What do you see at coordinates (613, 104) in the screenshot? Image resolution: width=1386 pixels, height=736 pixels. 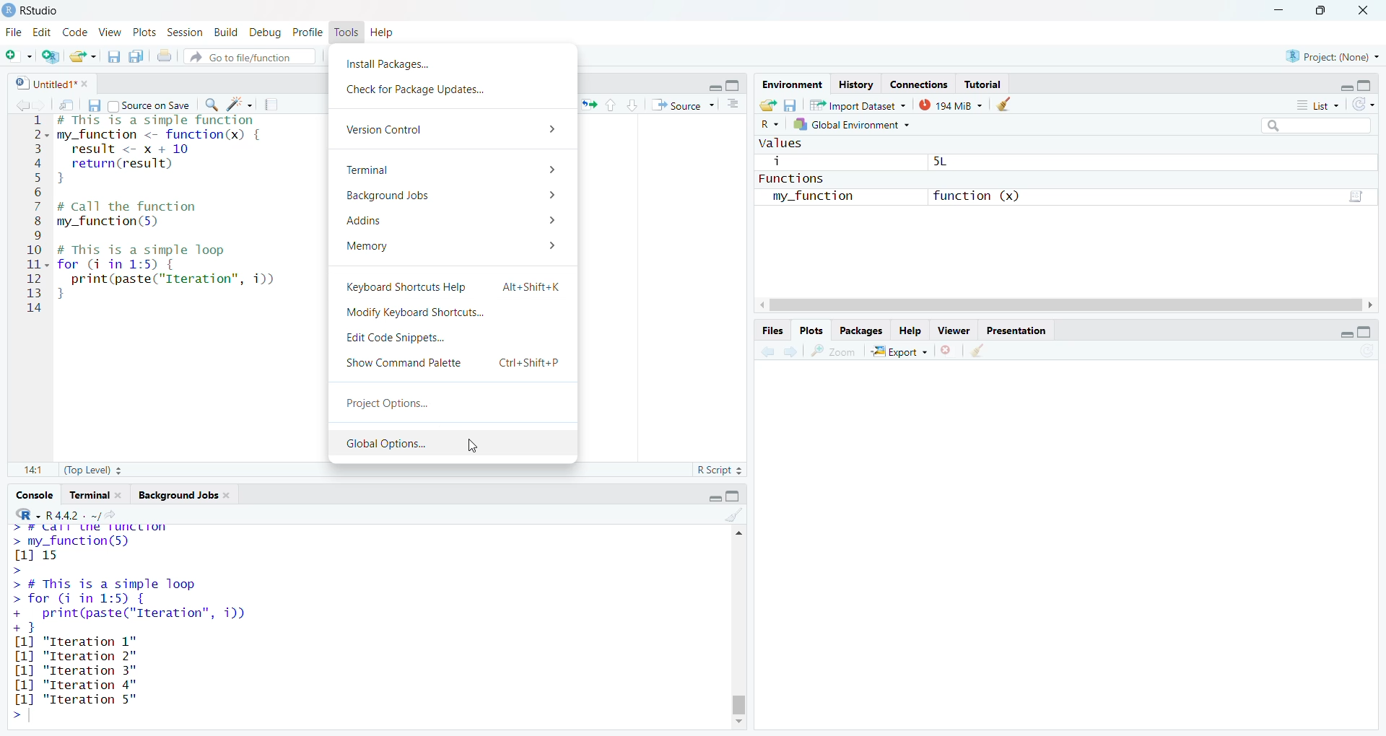 I see `go to previous section/chunk` at bounding box center [613, 104].